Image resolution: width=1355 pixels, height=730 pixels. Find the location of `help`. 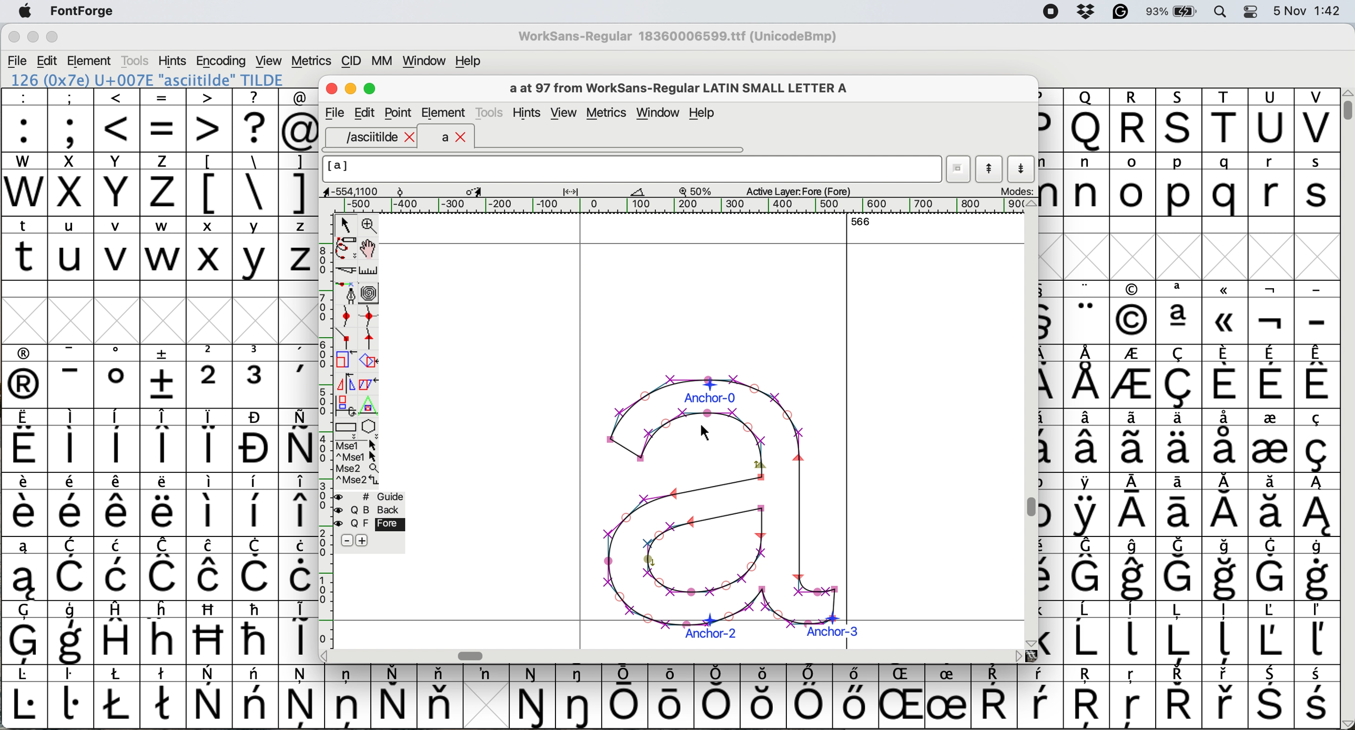

help is located at coordinates (469, 60).